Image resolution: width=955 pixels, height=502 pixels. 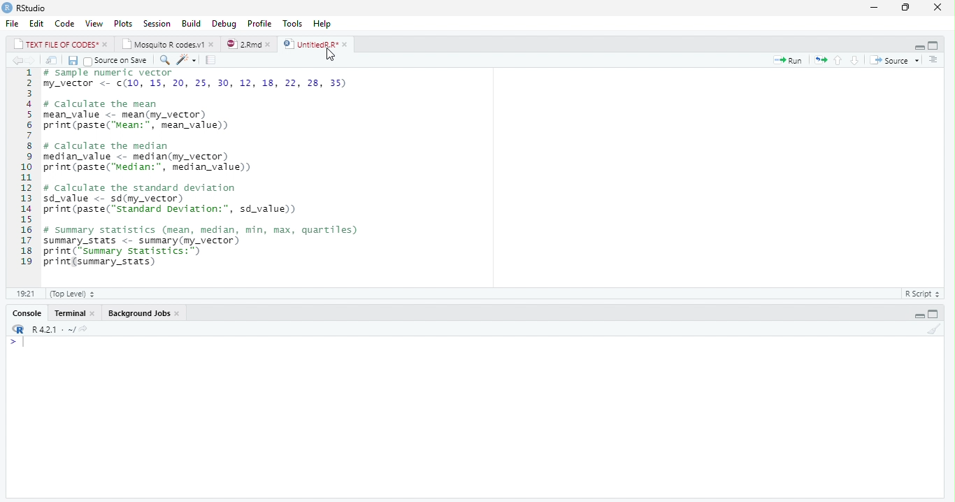 I want to click on R Script, so click(x=921, y=294).